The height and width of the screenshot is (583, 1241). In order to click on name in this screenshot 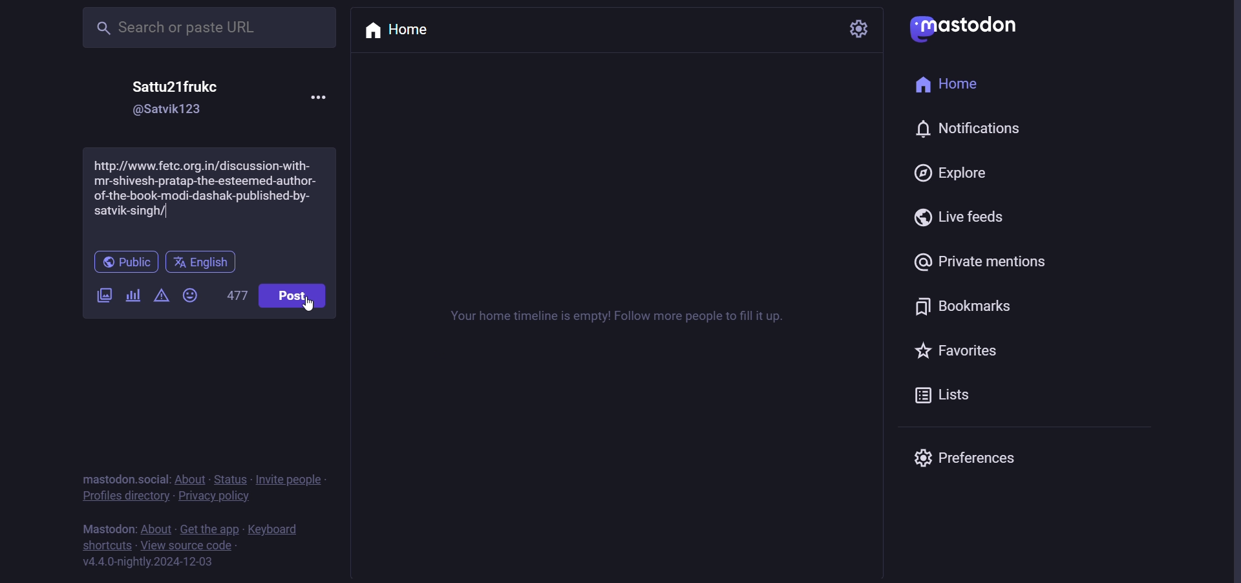, I will do `click(181, 86)`.